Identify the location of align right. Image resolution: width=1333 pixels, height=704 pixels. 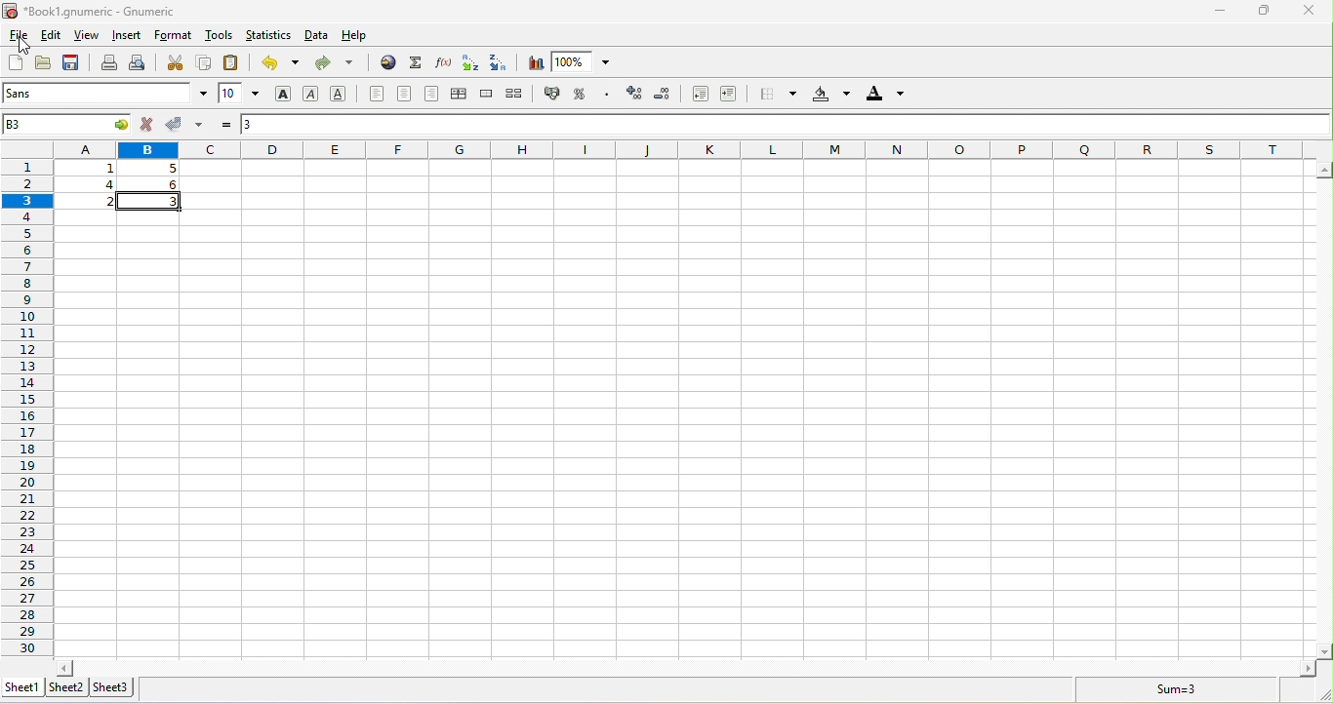
(432, 95).